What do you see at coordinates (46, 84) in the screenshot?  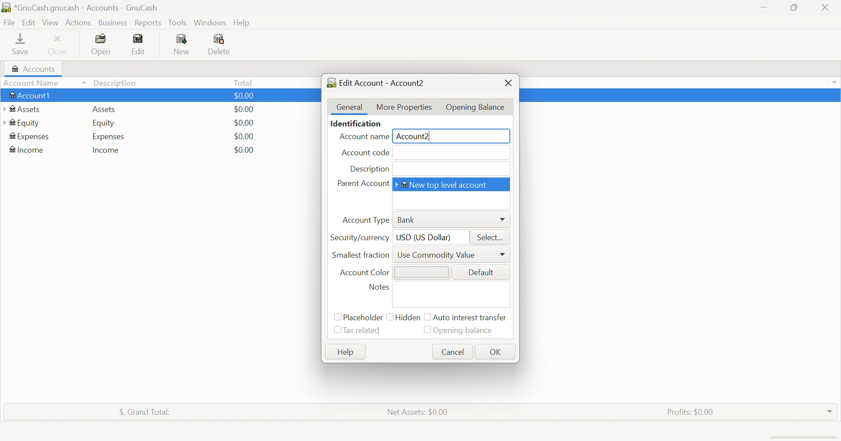 I see `Account Name` at bounding box center [46, 84].